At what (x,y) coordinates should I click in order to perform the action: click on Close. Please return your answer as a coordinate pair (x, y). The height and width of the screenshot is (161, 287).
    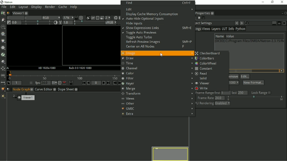
    Looking at the image, I should click on (285, 13).